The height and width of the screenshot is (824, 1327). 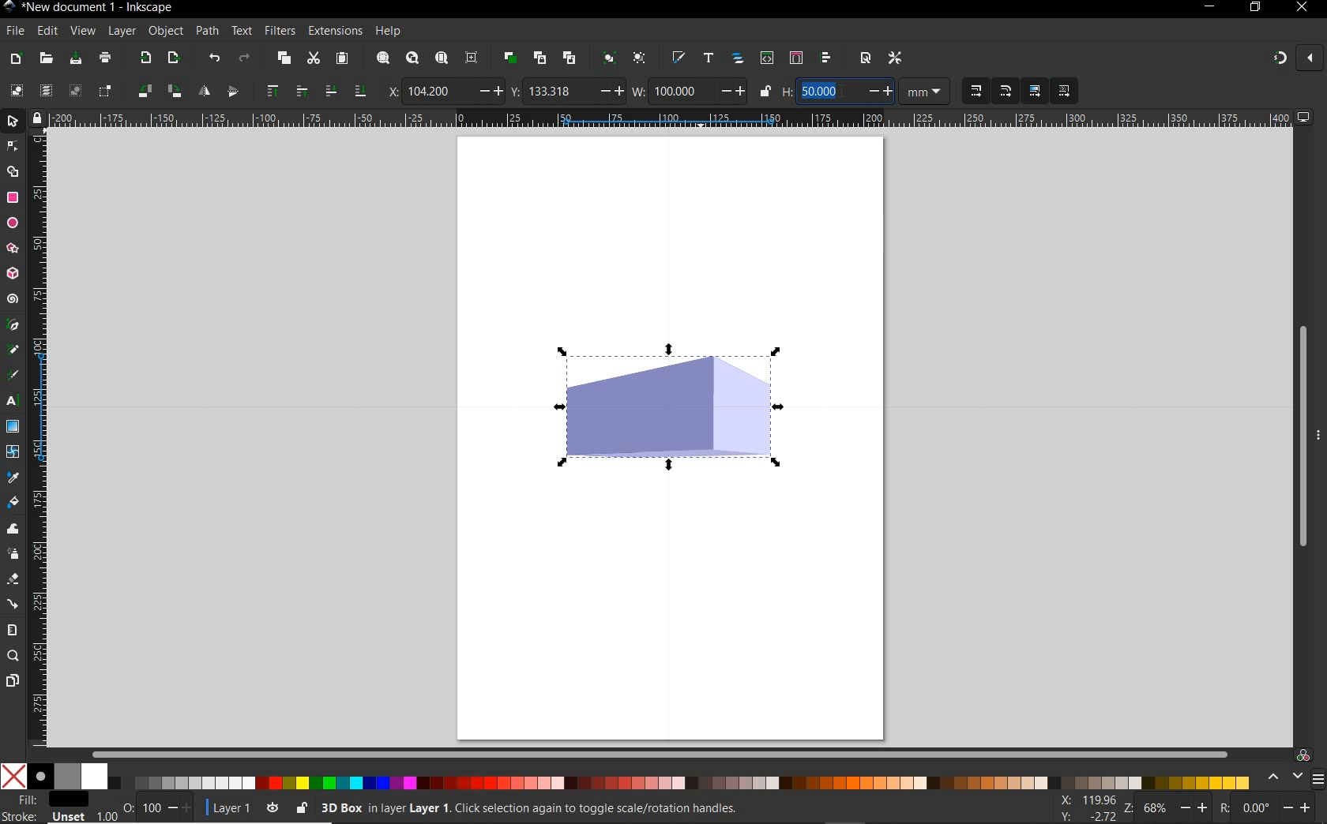 What do you see at coordinates (441, 57) in the screenshot?
I see `zoom page` at bounding box center [441, 57].